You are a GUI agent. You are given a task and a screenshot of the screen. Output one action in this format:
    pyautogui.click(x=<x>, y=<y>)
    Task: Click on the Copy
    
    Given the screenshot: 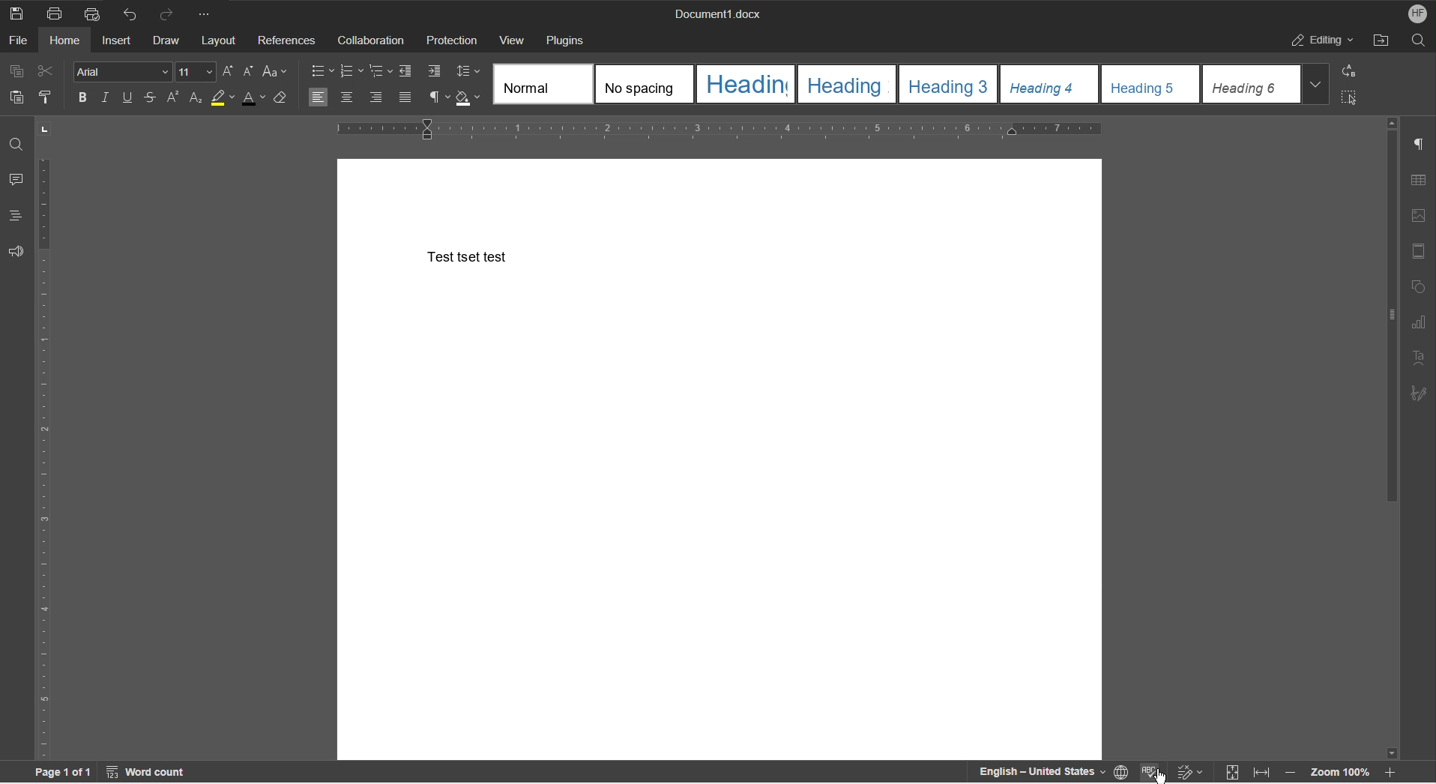 What is the action you would take?
    pyautogui.click(x=19, y=71)
    